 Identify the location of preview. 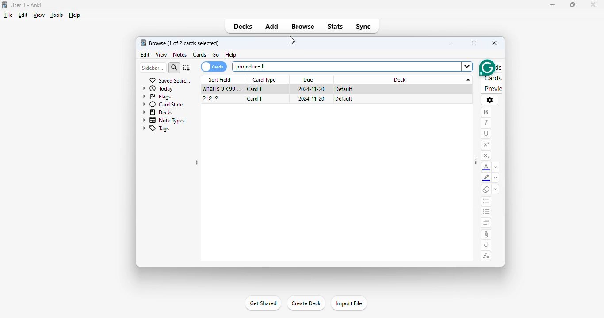
(492, 88).